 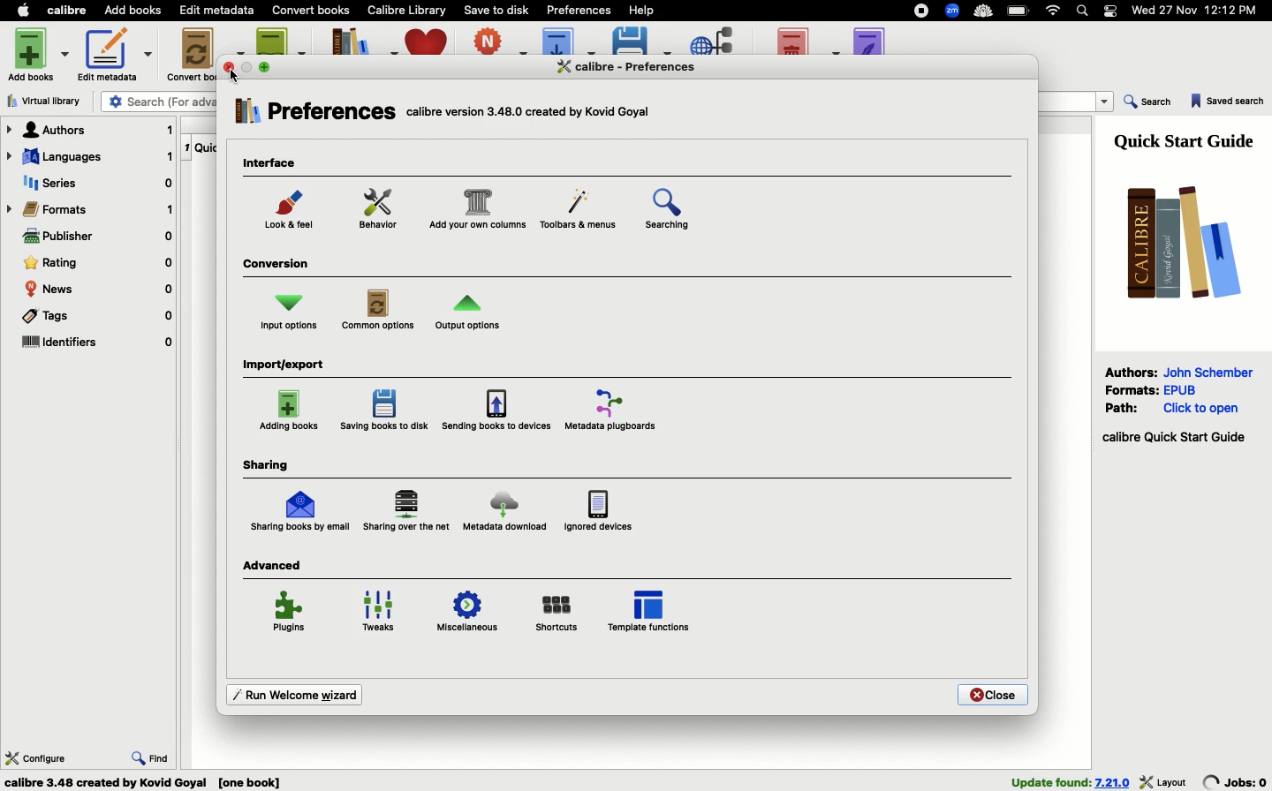 I want to click on Series, so click(x=95, y=185).